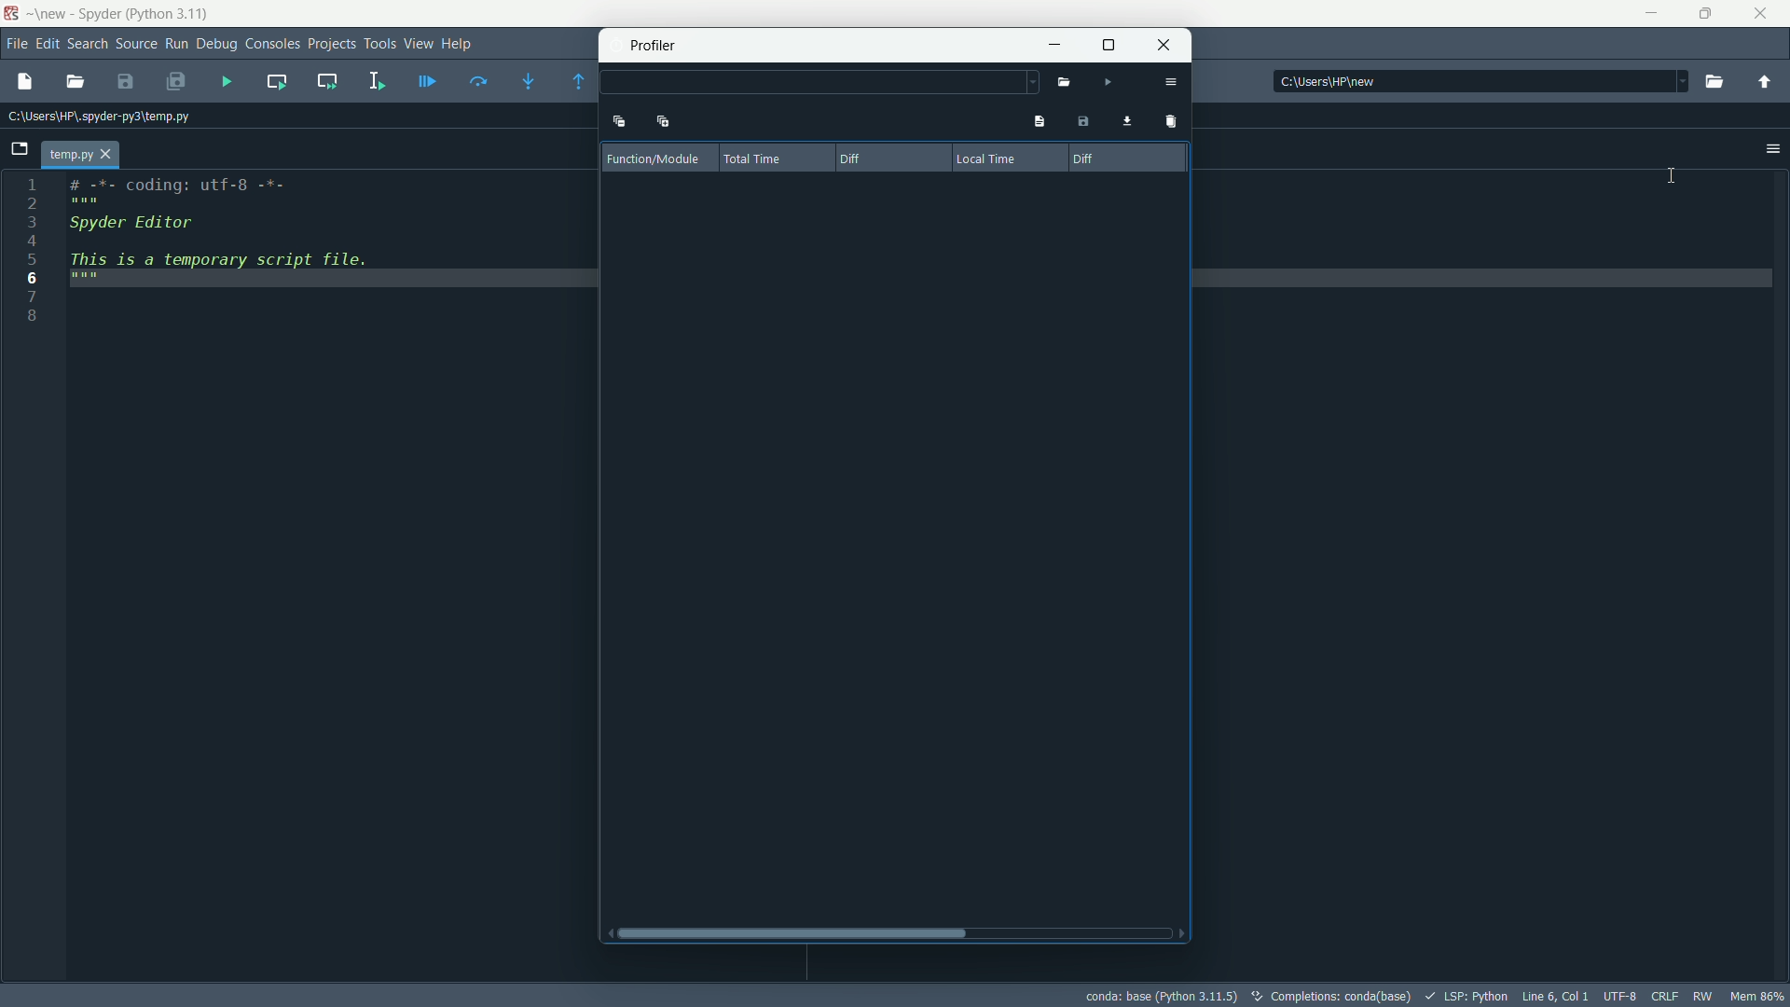 This screenshot has width=1790, height=1007. Describe the element at coordinates (1088, 157) in the screenshot. I see `diff` at that location.